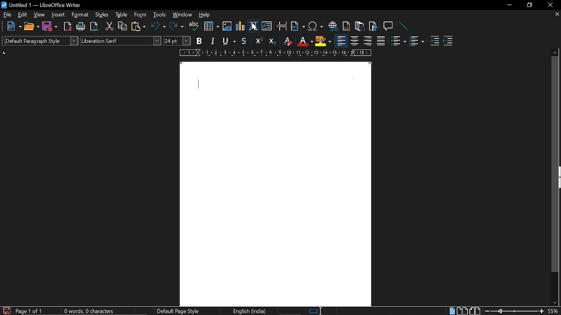  What do you see at coordinates (44, 41) in the screenshot?
I see `paragraph style` at bounding box center [44, 41].